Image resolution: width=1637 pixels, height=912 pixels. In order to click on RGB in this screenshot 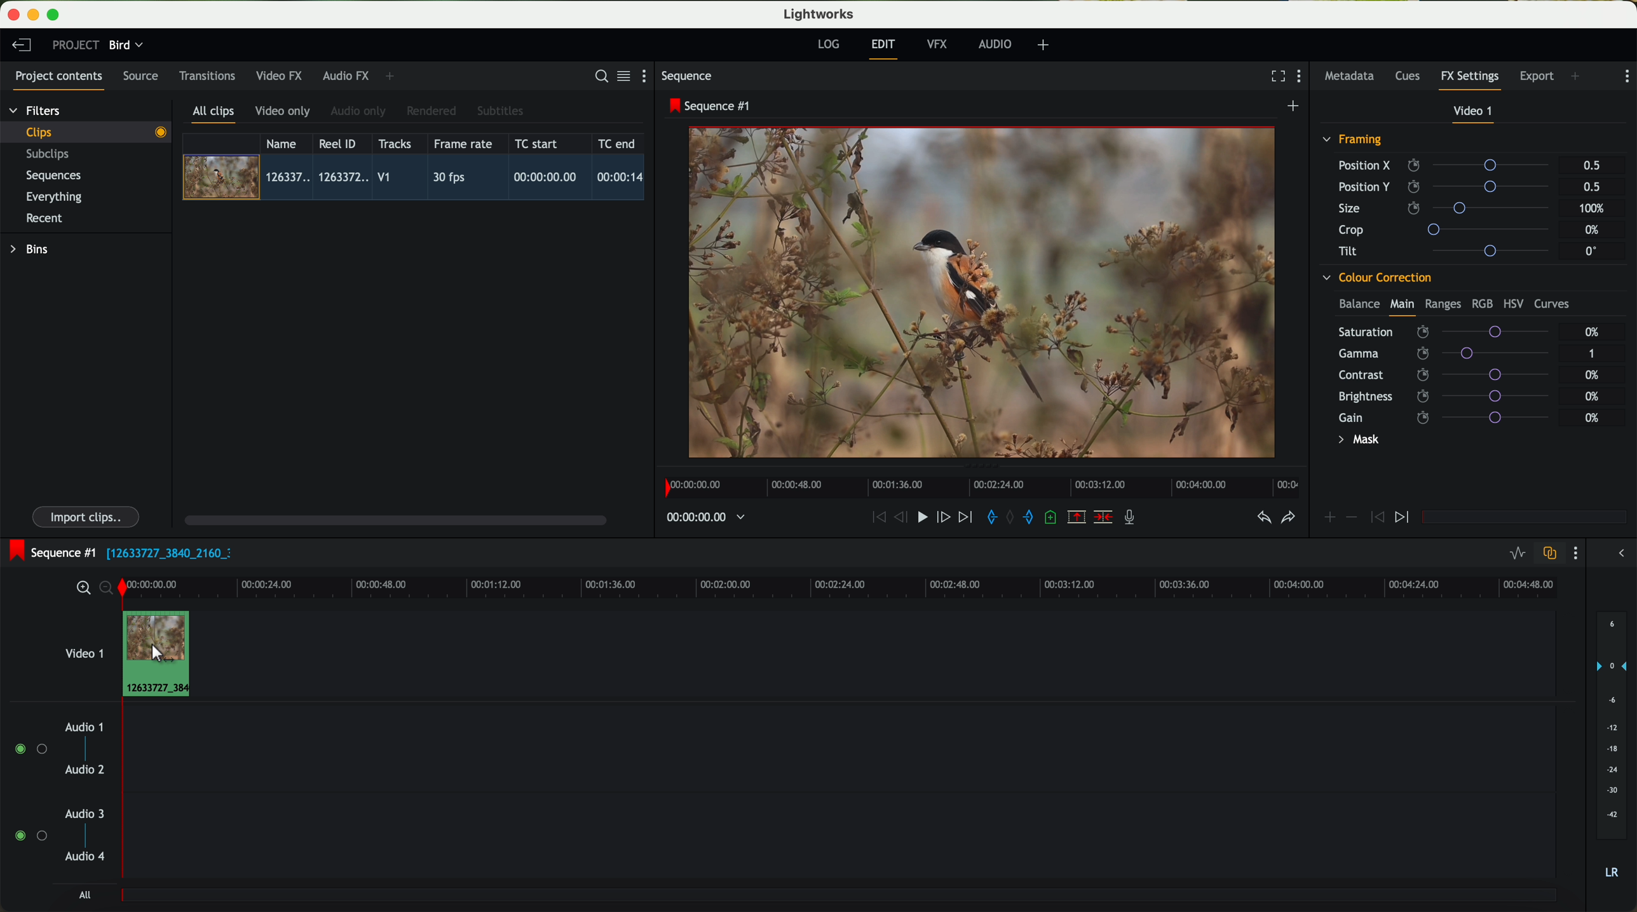, I will do `click(1481, 303)`.